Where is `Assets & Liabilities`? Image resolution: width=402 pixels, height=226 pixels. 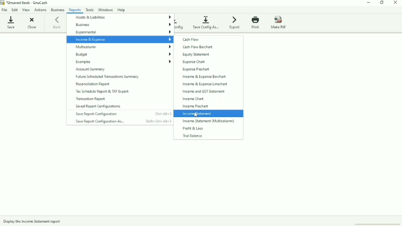 Assets & Liabilities is located at coordinates (123, 17).